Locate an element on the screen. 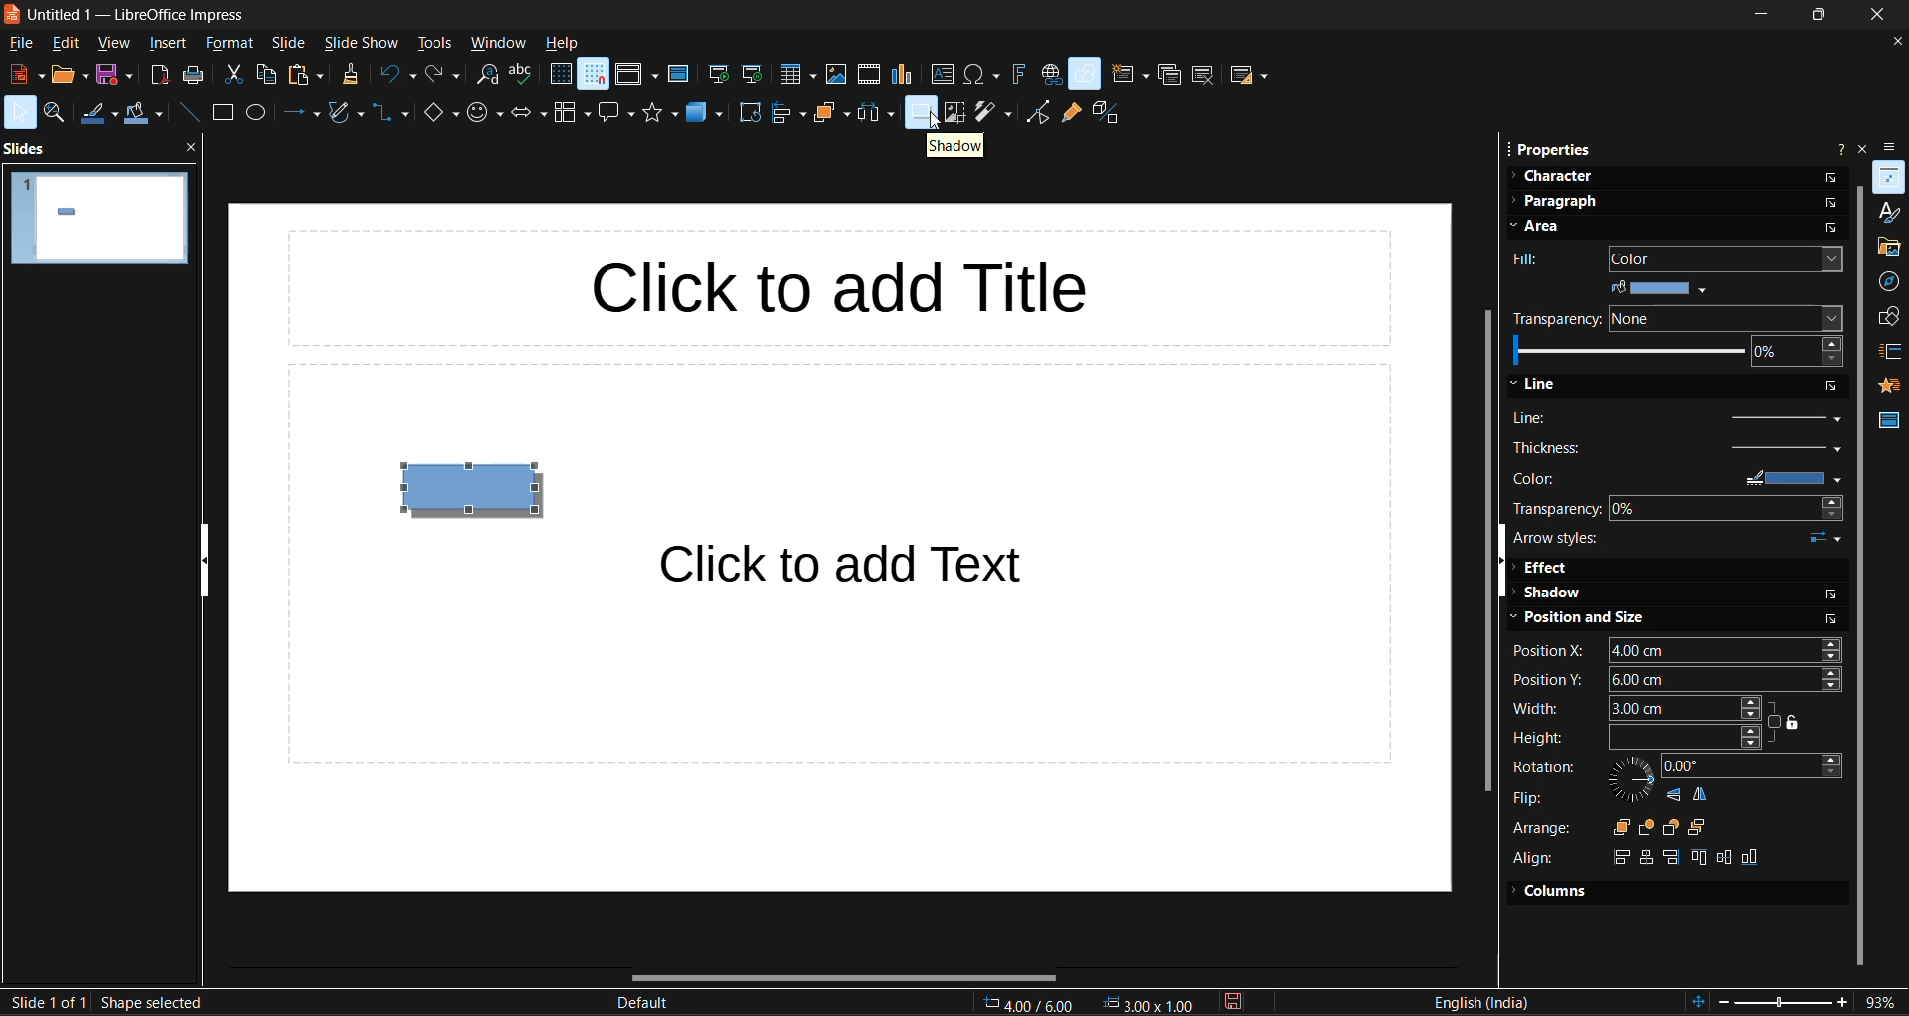 This screenshot has width=1909, height=1016. area is located at coordinates (1546, 228).